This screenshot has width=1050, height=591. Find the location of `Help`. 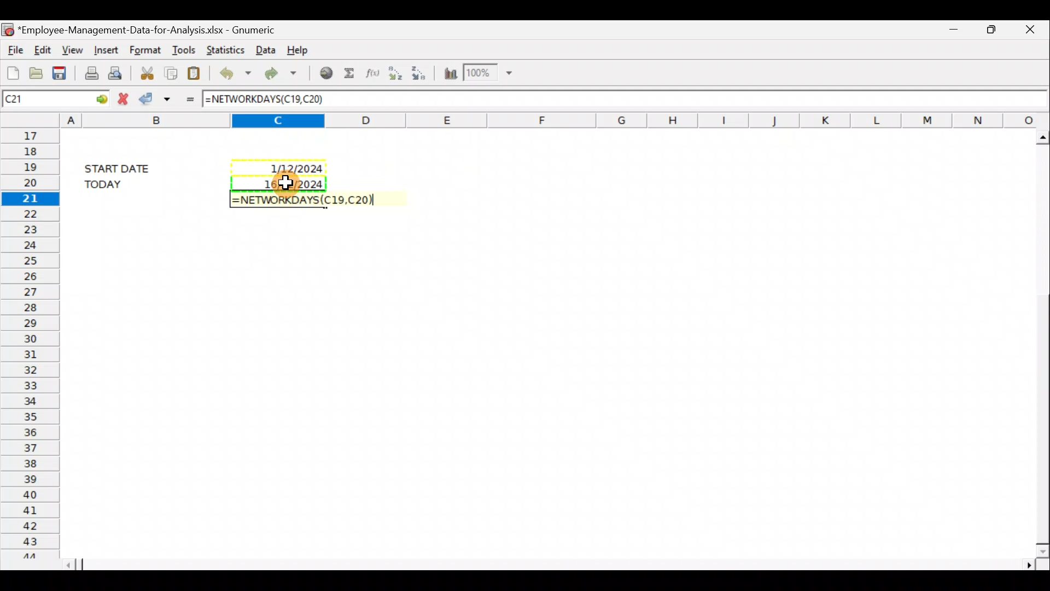

Help is located at coordinates (305, 51).